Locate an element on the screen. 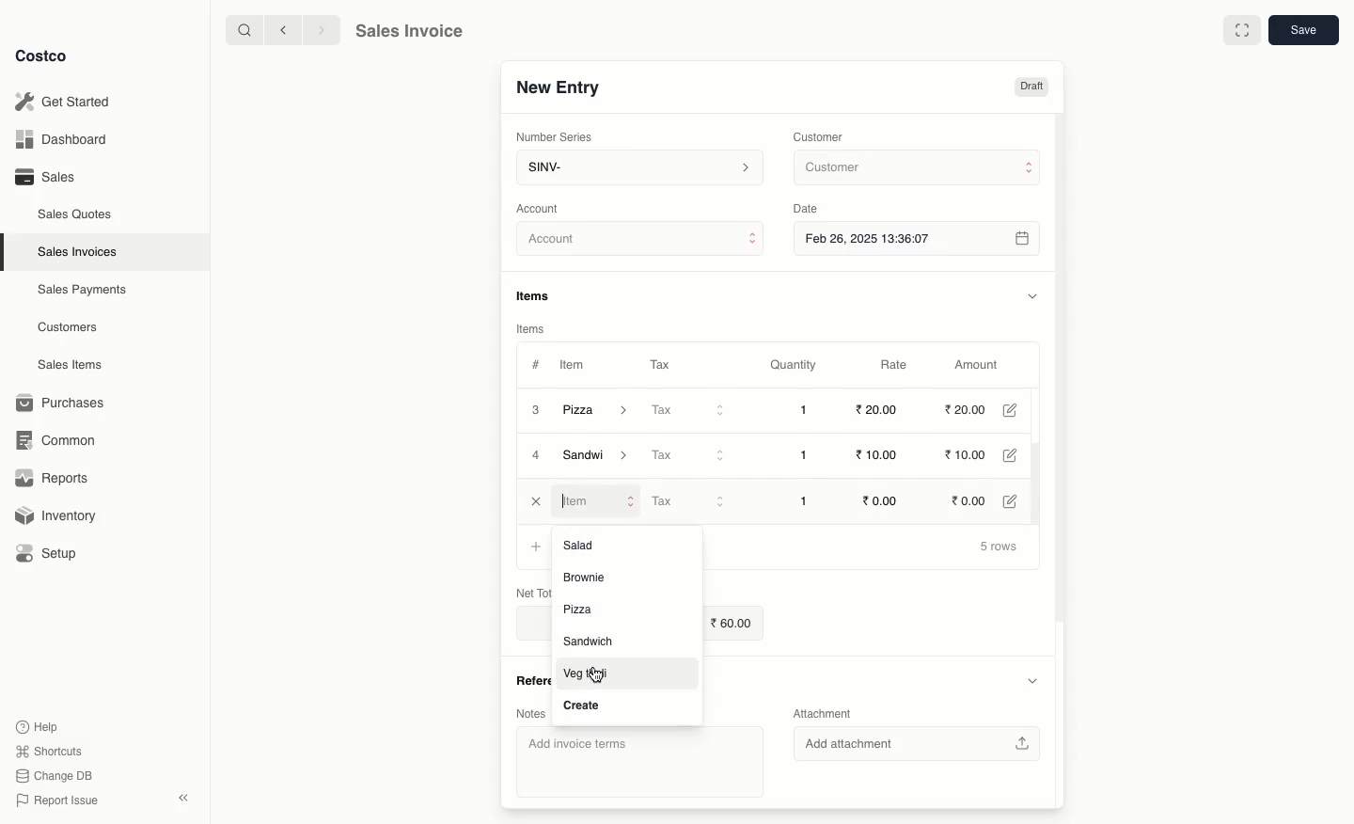 The height and width of the screenshot is (824, 1354). Net Total is located at coordinates (522, 591).